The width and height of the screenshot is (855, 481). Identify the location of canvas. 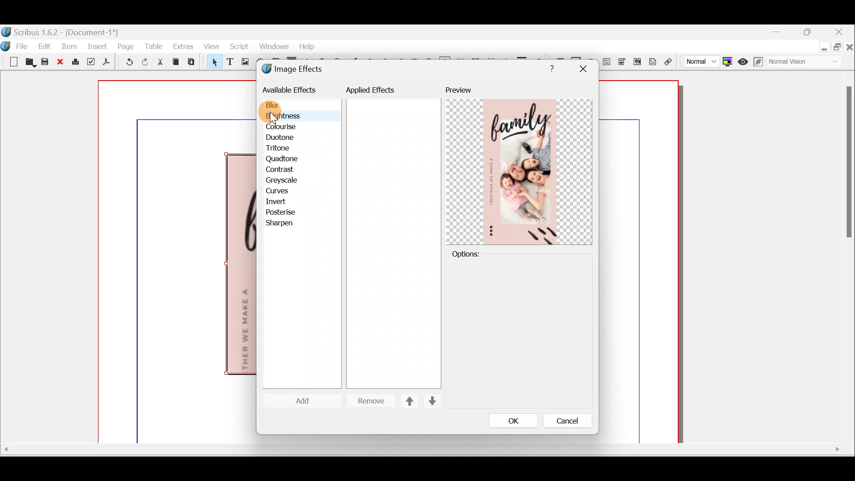
(639, 262).